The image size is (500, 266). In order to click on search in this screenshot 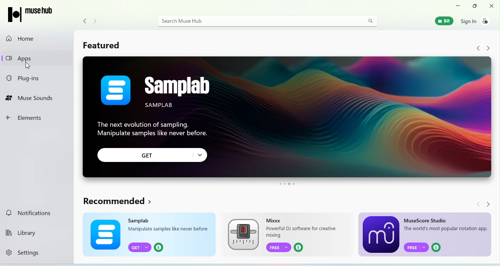, I will do `click(370, 20)`.